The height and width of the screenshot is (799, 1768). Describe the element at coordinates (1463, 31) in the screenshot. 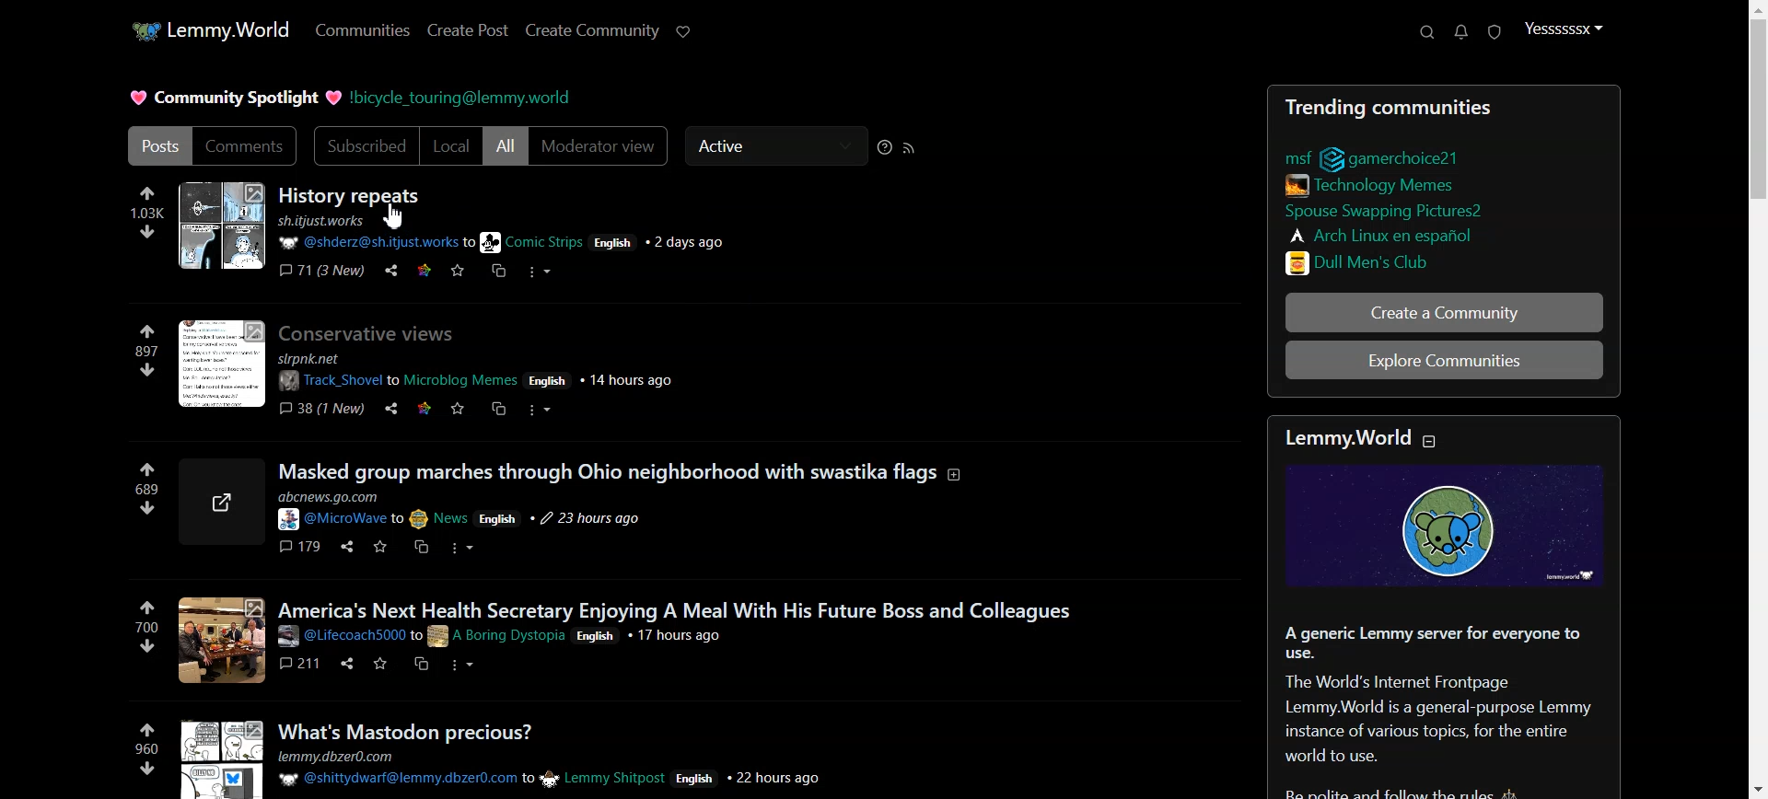

I see `Notifications` at that location.